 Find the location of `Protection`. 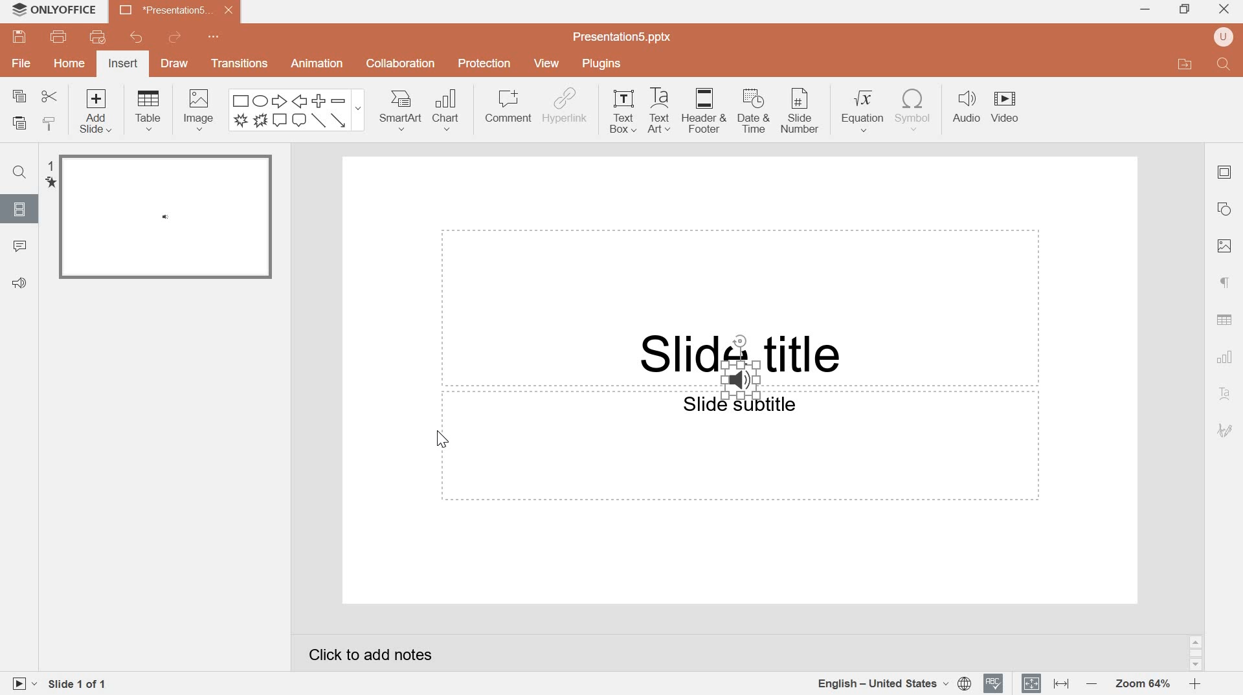

Protection is located at coordinates (486, 64).